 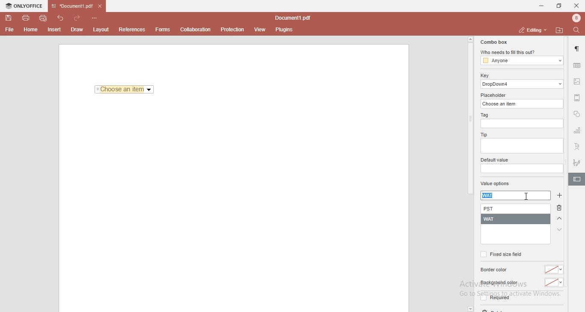 What do you see at coordinates (521, 169) in the screenshot?
I see `empty box` at bounding box center [521, 169].